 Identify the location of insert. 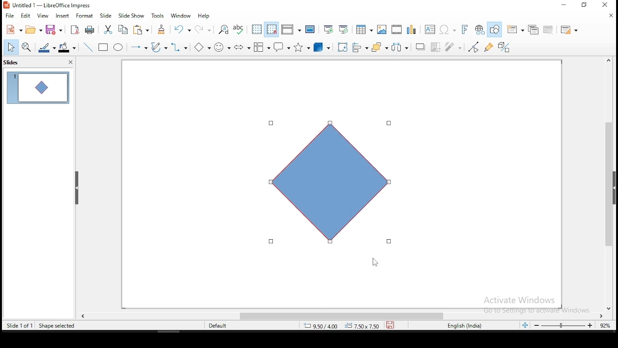
(61, 15).